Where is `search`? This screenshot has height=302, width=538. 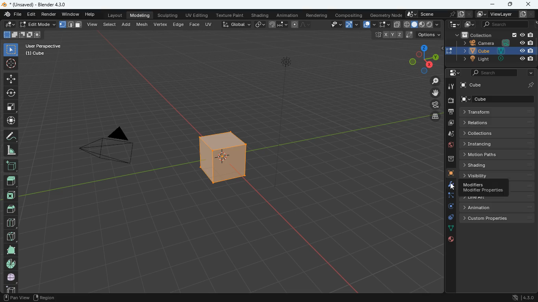
search is located at coordinates (491, 74).